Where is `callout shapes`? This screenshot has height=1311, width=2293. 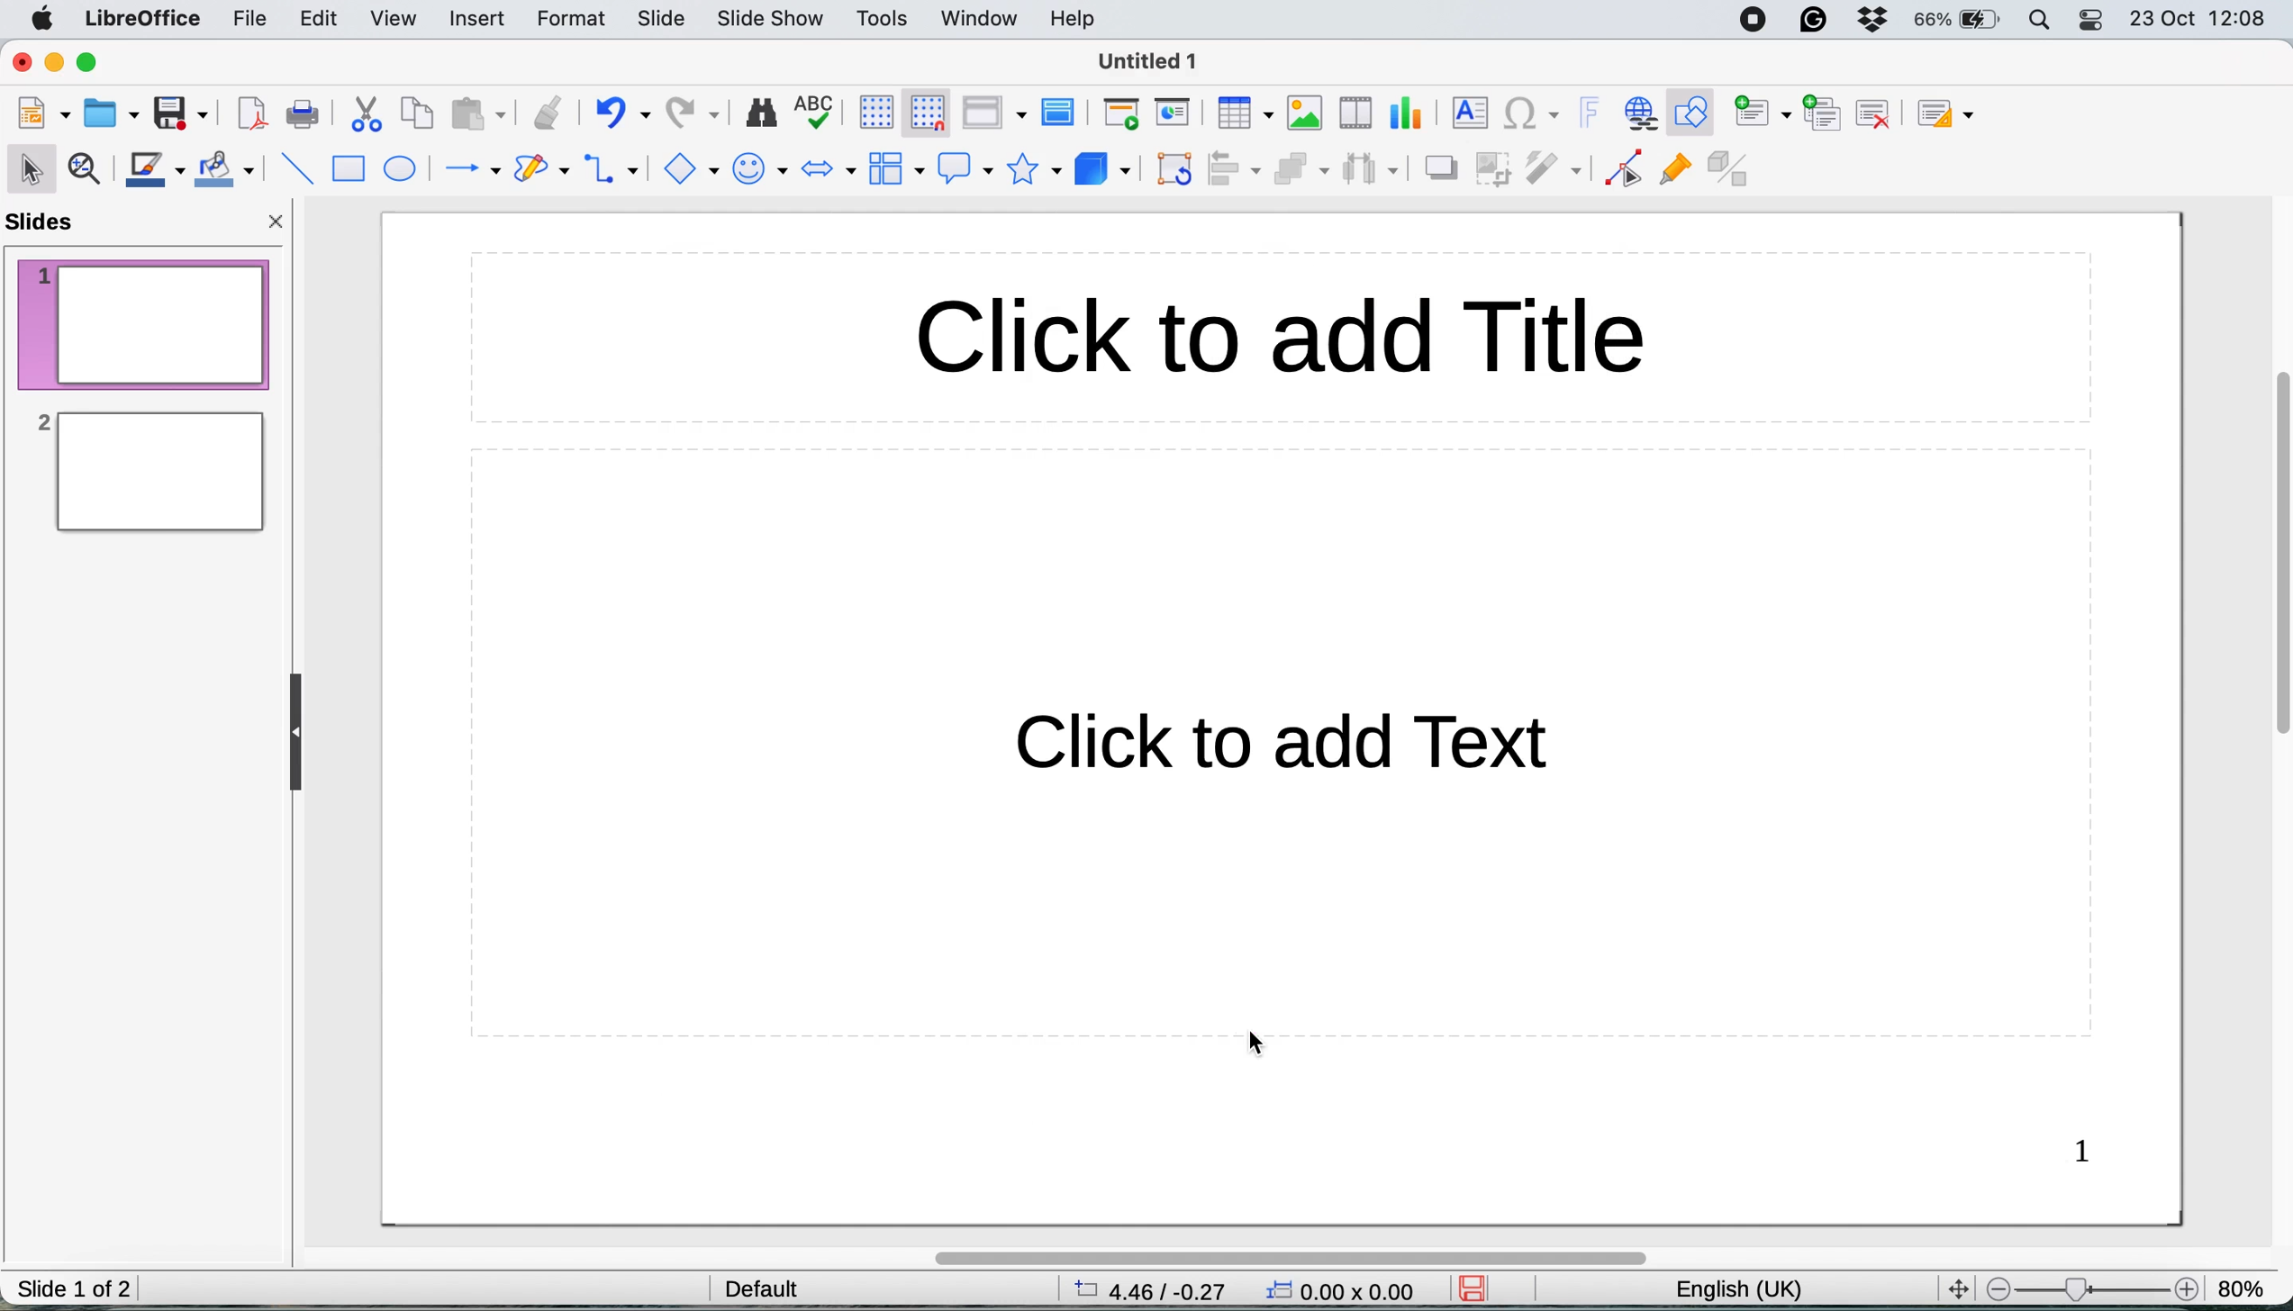
callout shapes is located at coordinates (959, 167).